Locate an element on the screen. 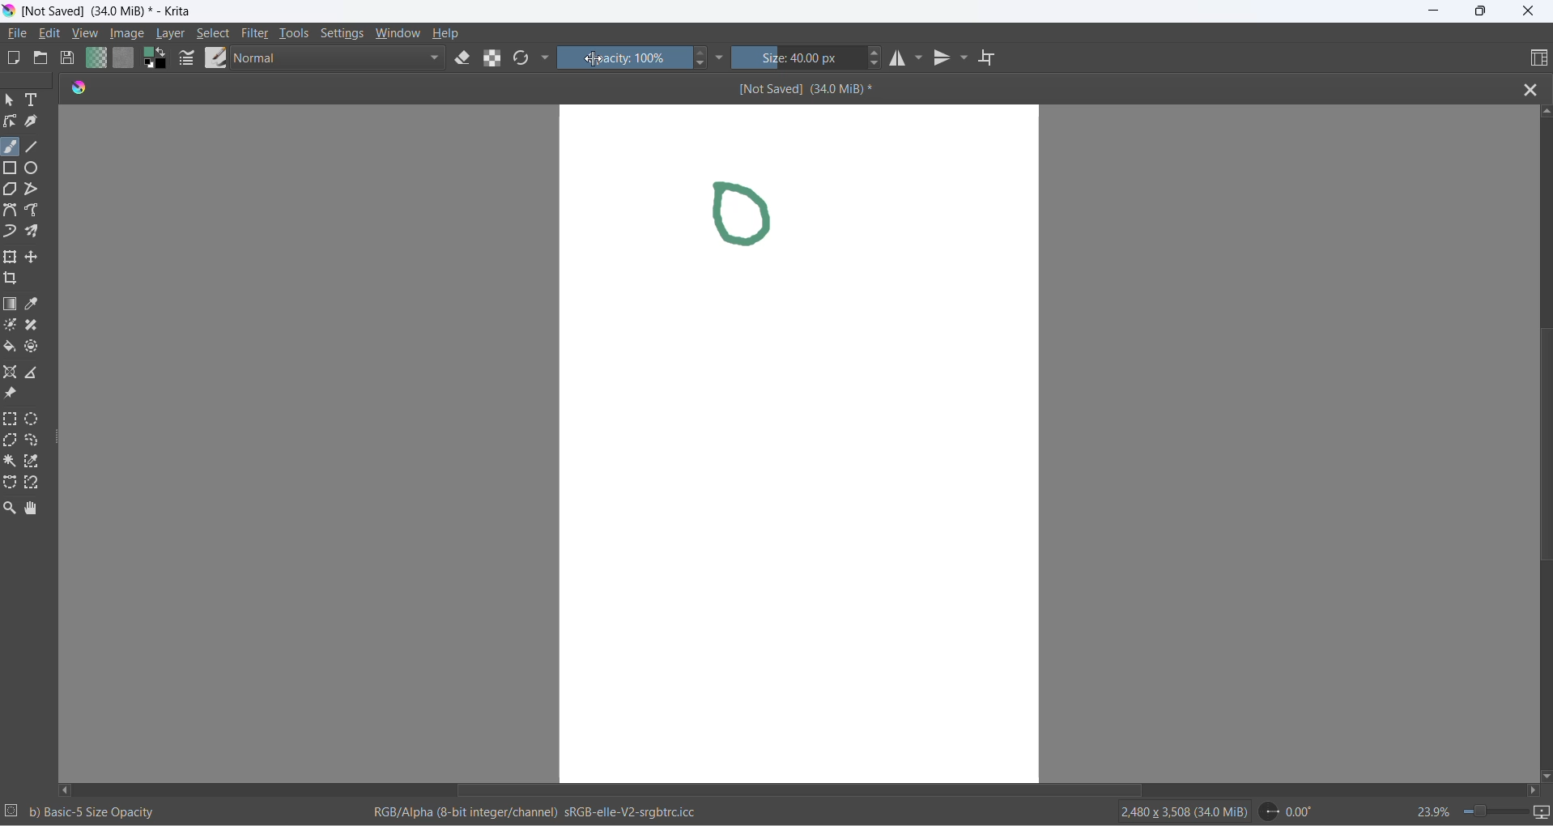  wrap around mode is located at coordinates (994, 57).